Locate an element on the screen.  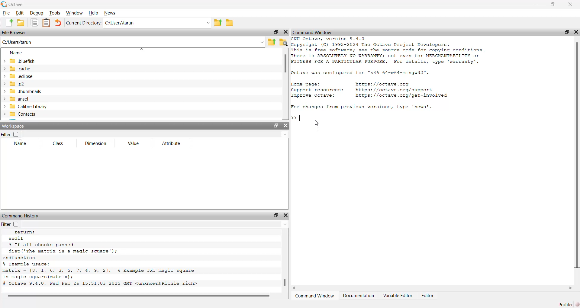
Command Window is located at coordinates (312, 33).